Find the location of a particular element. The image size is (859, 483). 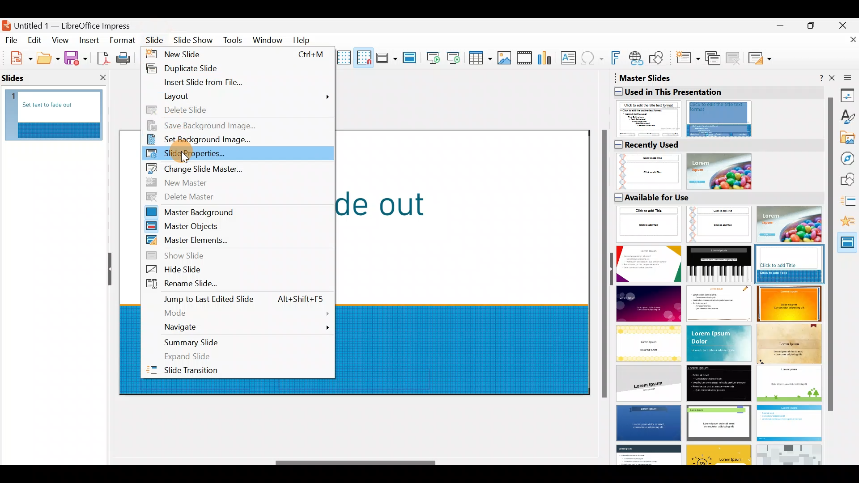

Delete master is located at coordinates (239, 196).